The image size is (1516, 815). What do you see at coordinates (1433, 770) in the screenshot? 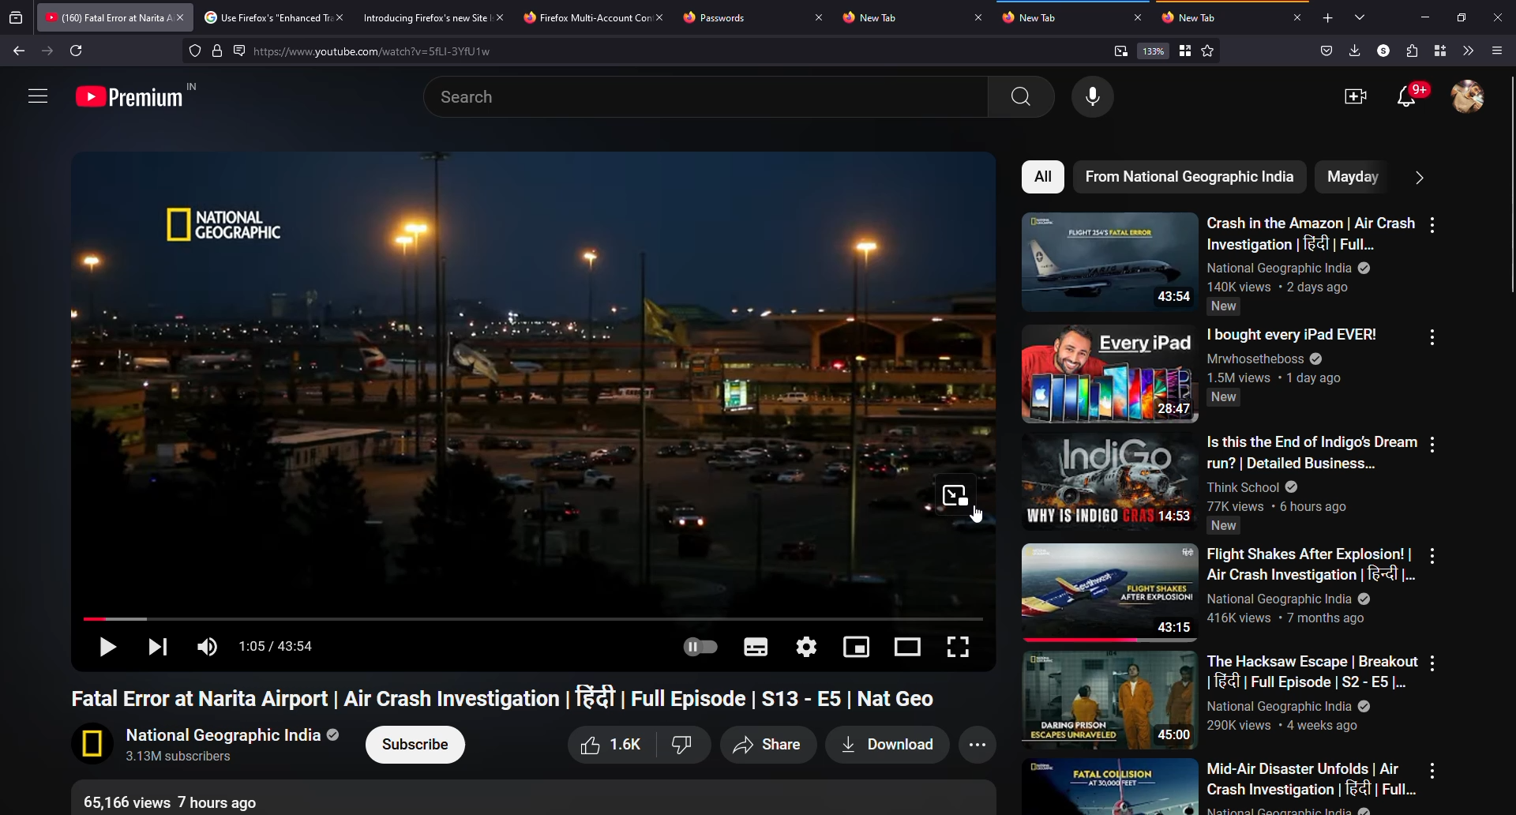
I see `more` at bounding box center [1433, 770].